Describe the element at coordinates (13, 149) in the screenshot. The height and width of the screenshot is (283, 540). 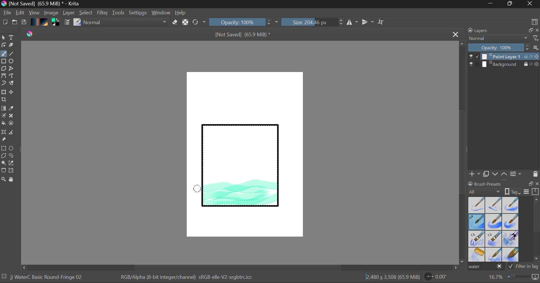
I see `Elipses Selection tool` at that location.